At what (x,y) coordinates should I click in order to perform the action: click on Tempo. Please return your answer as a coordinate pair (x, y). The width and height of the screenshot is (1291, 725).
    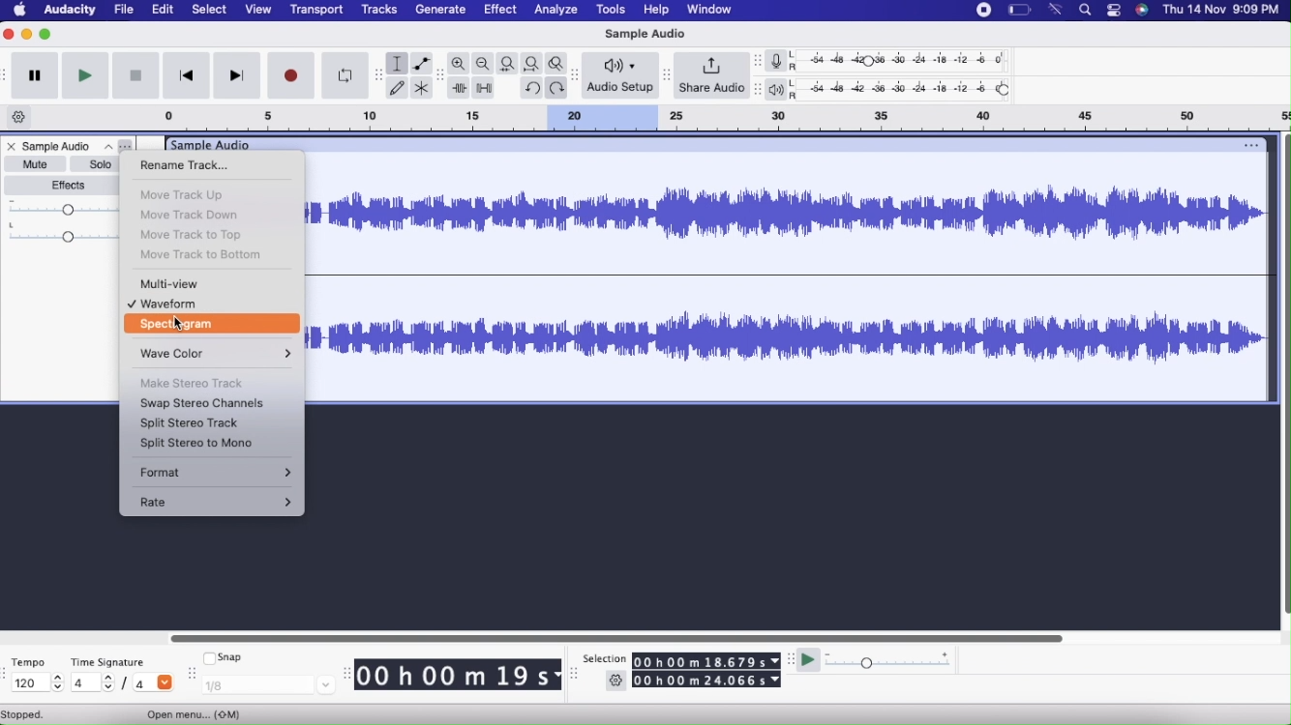
    Looking at the image, I should click on (29, 660).